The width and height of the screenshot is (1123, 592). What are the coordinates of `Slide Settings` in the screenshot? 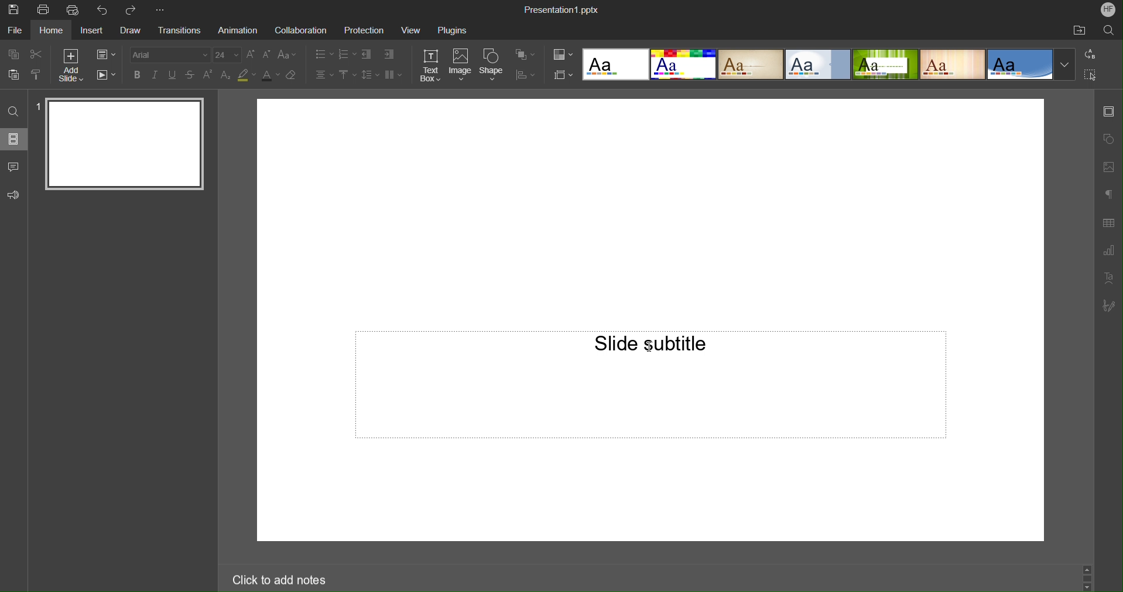 It's located at (1108, 112).